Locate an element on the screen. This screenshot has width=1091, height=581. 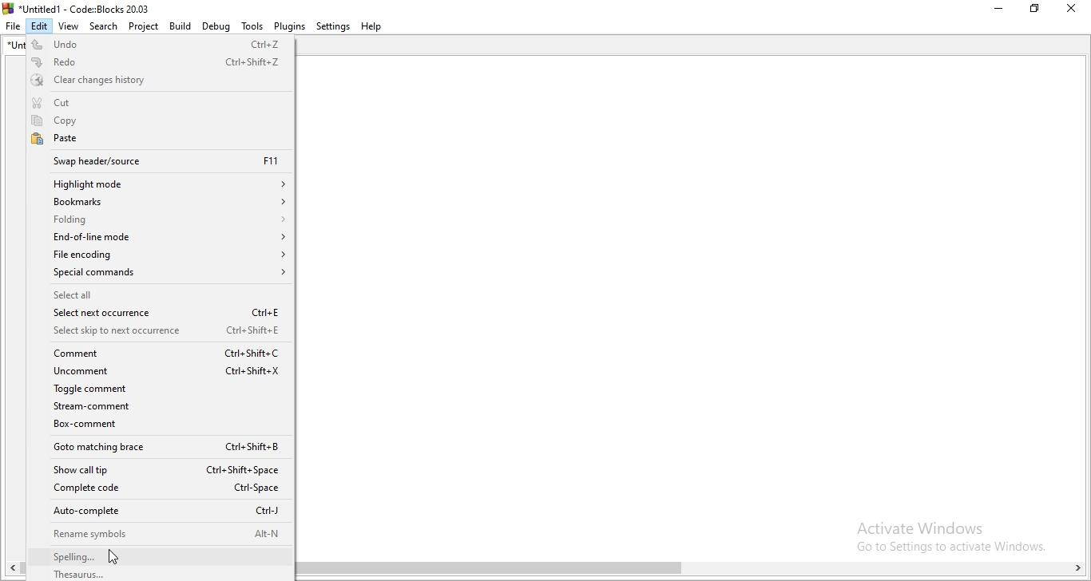
Complete code is located at coordinates (159, 491).